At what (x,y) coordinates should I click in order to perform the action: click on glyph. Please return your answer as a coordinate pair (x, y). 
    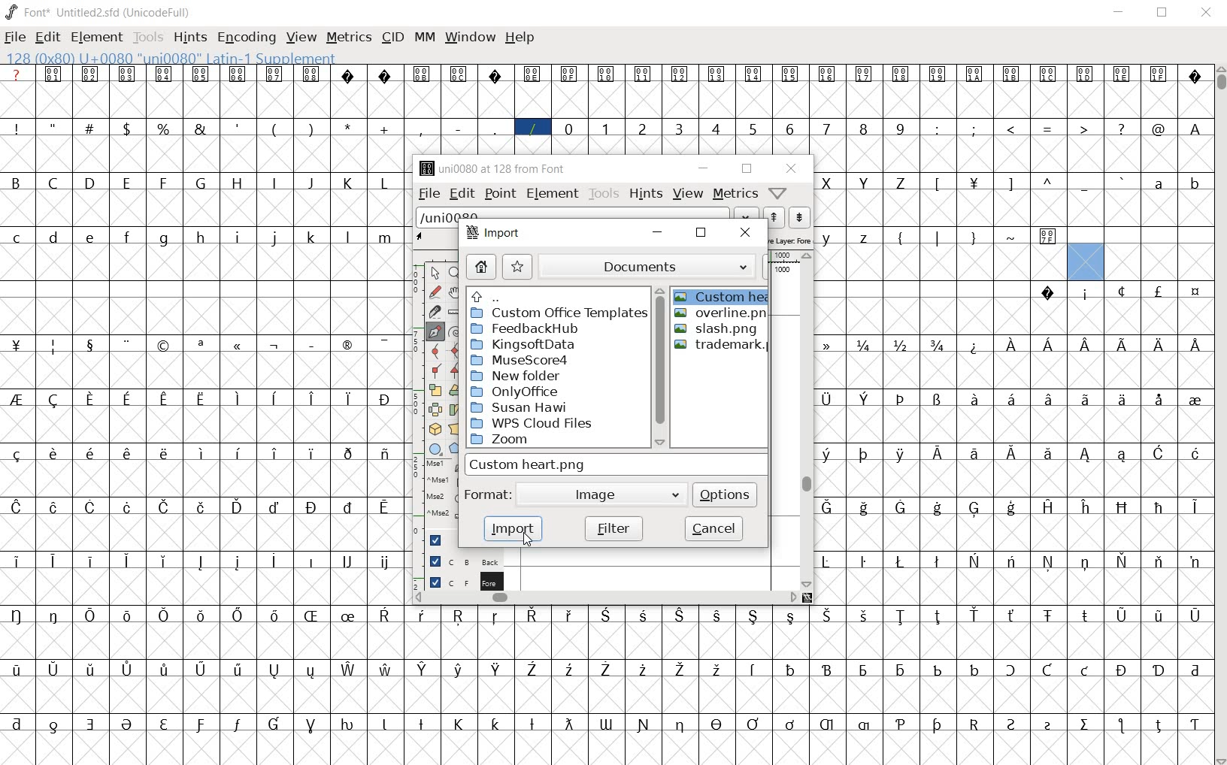
    Looking at the image, I should click on (1010, 561).